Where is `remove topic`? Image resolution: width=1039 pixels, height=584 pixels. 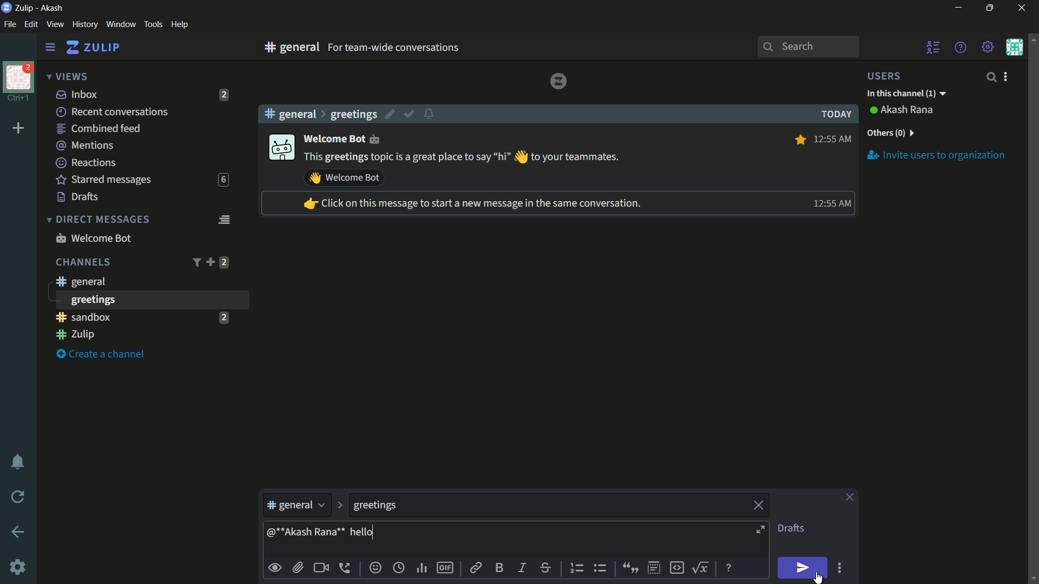 remove topic is located at coordinates (760, 504).